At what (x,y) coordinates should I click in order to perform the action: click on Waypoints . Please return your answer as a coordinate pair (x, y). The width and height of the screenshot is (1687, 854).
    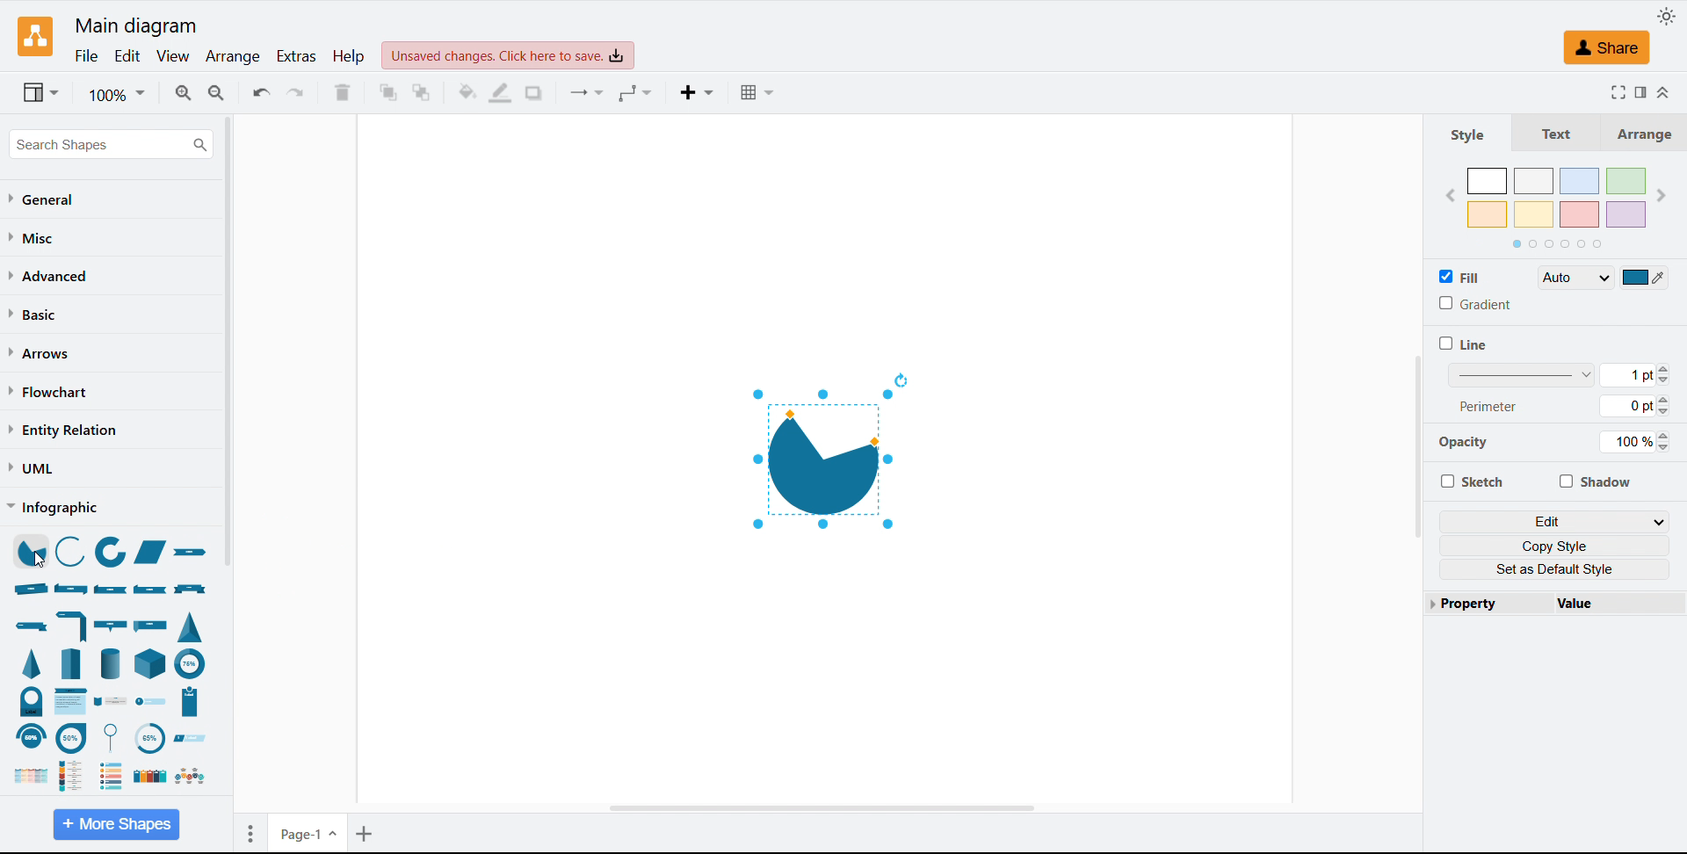
    Looking at the image, I should click on (638, 93).